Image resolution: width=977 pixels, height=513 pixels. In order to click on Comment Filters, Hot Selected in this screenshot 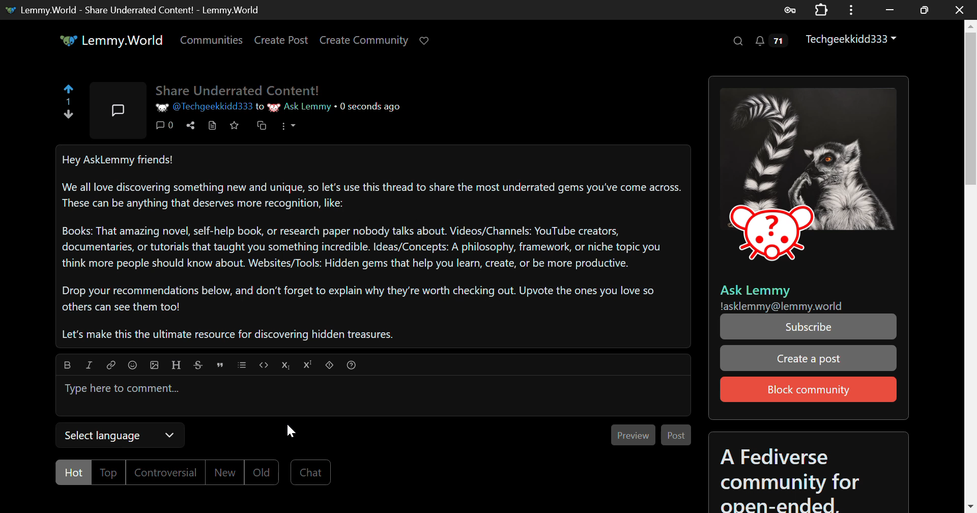, I will do `click(162, 472)`.